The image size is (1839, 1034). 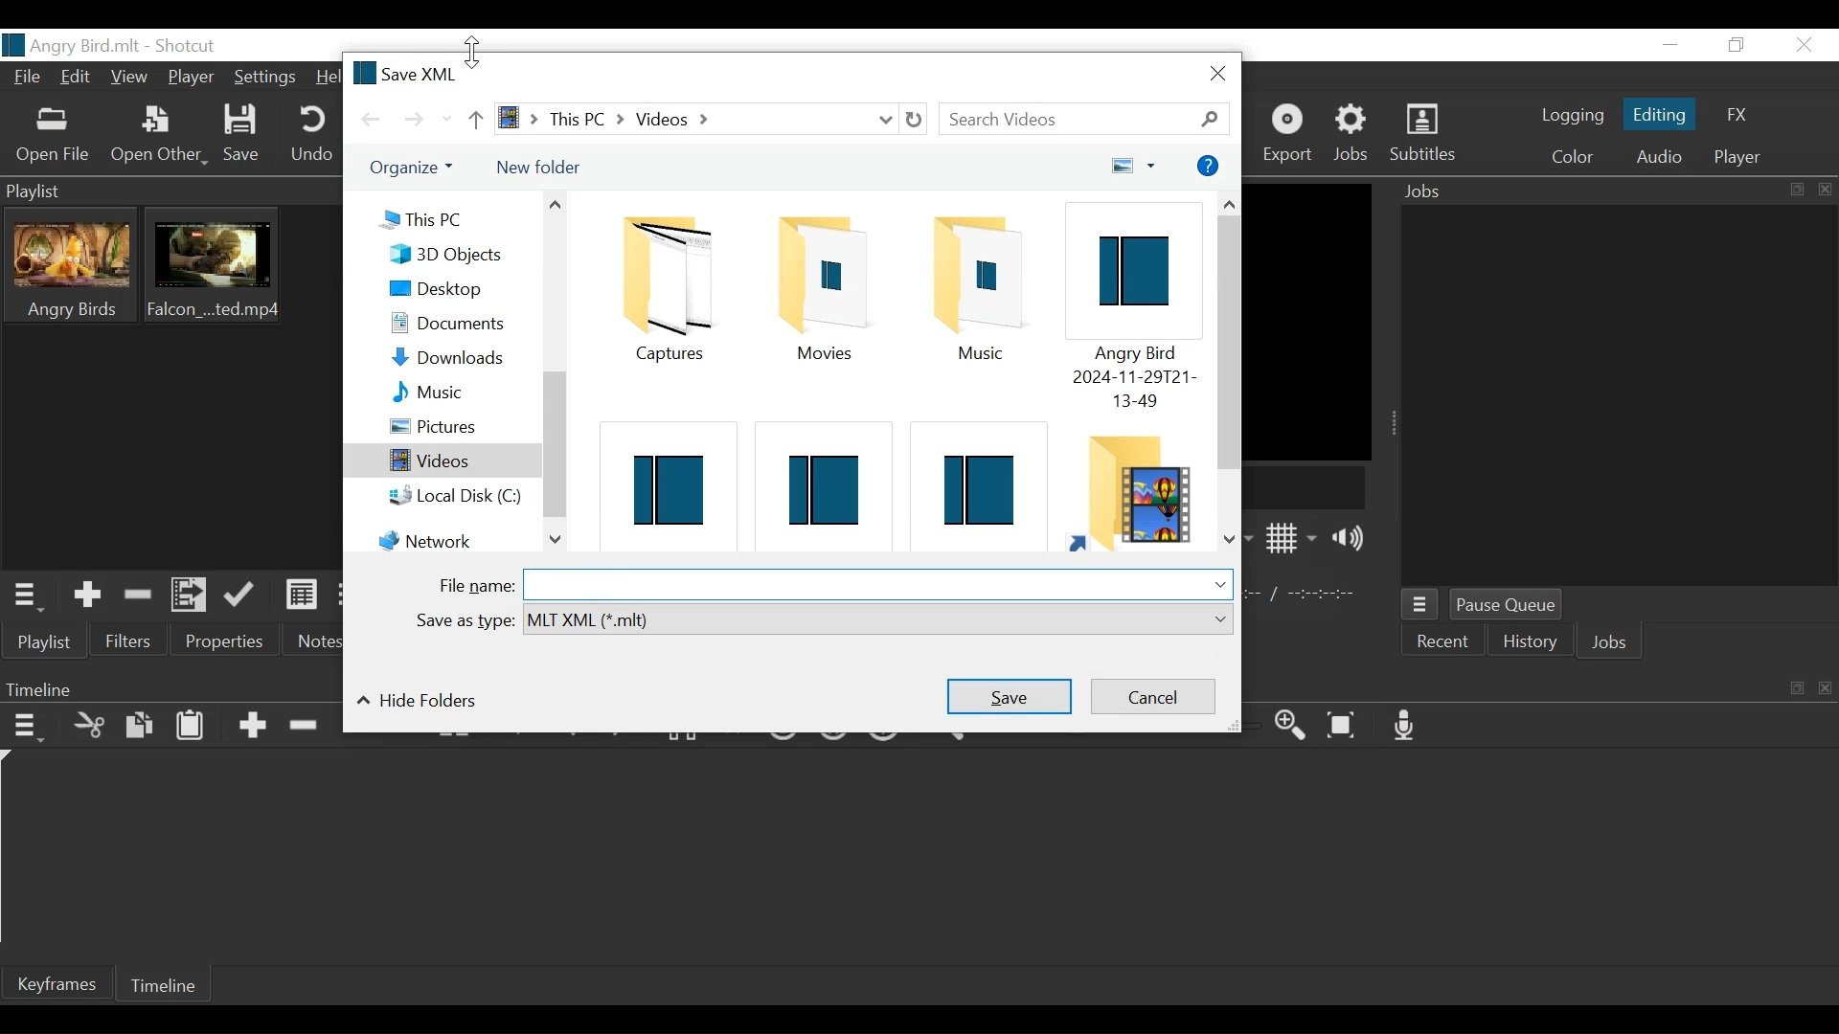 I want to click on Save, so click(x=242, y=134).